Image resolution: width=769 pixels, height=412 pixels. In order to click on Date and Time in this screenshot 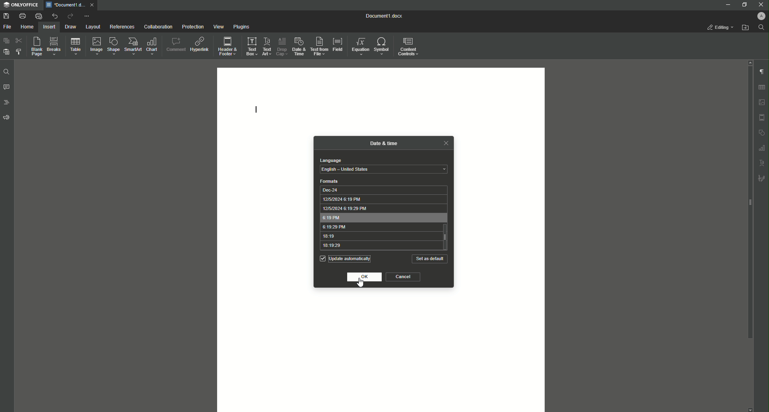, I will do `click(298, 46)`.